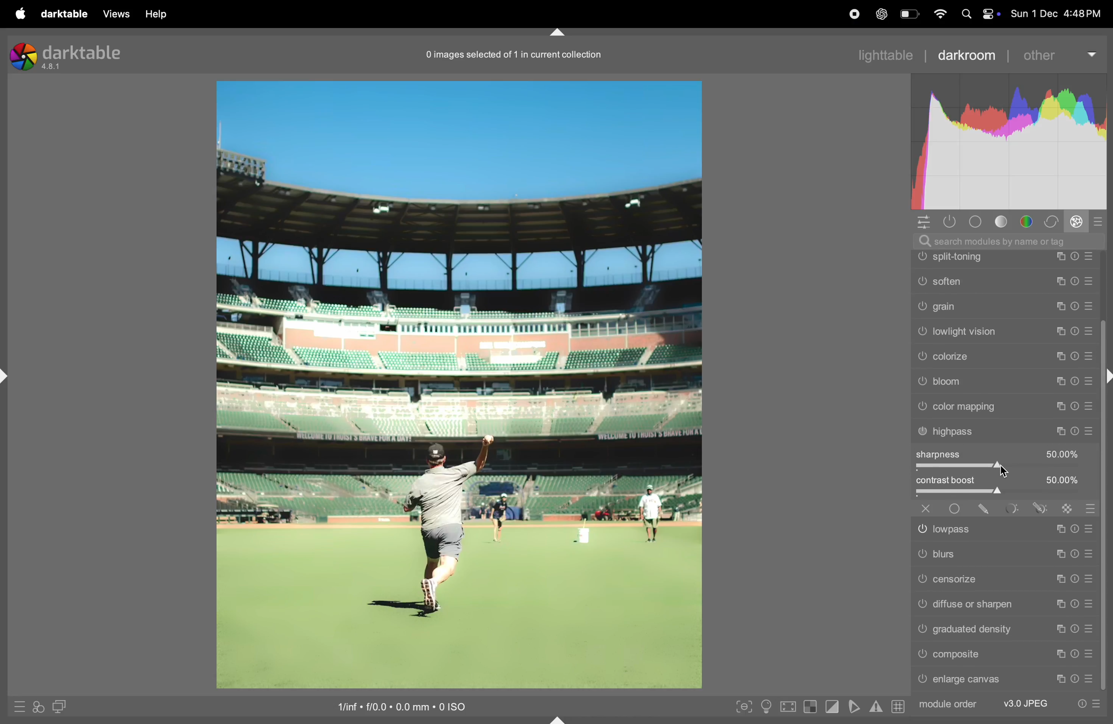  What do you see at coordinates (1005, 354) in the screenshot?
I see `soften` at bounding box center [1005, 354].